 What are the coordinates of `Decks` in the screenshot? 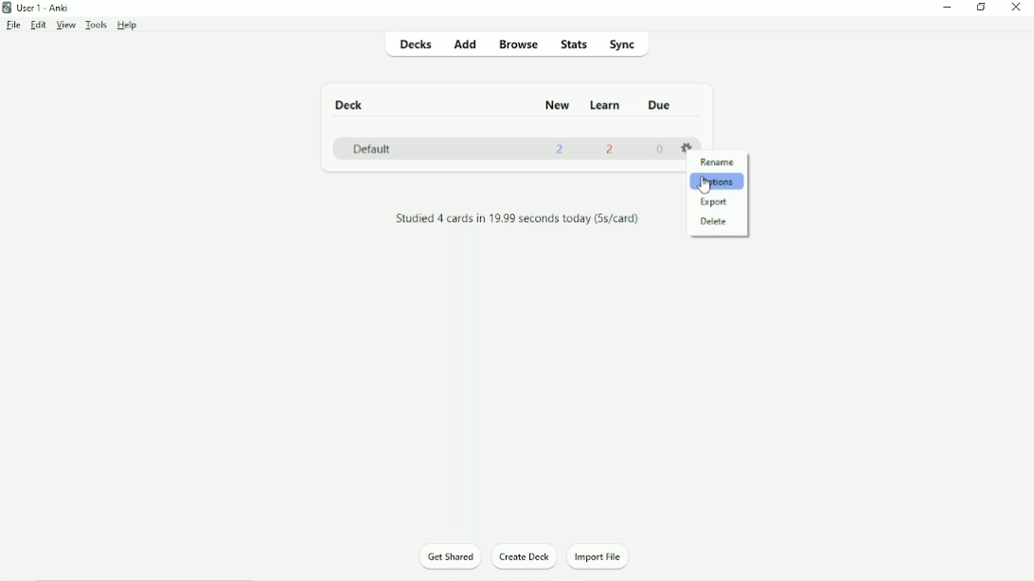 It's located at (409, 44).